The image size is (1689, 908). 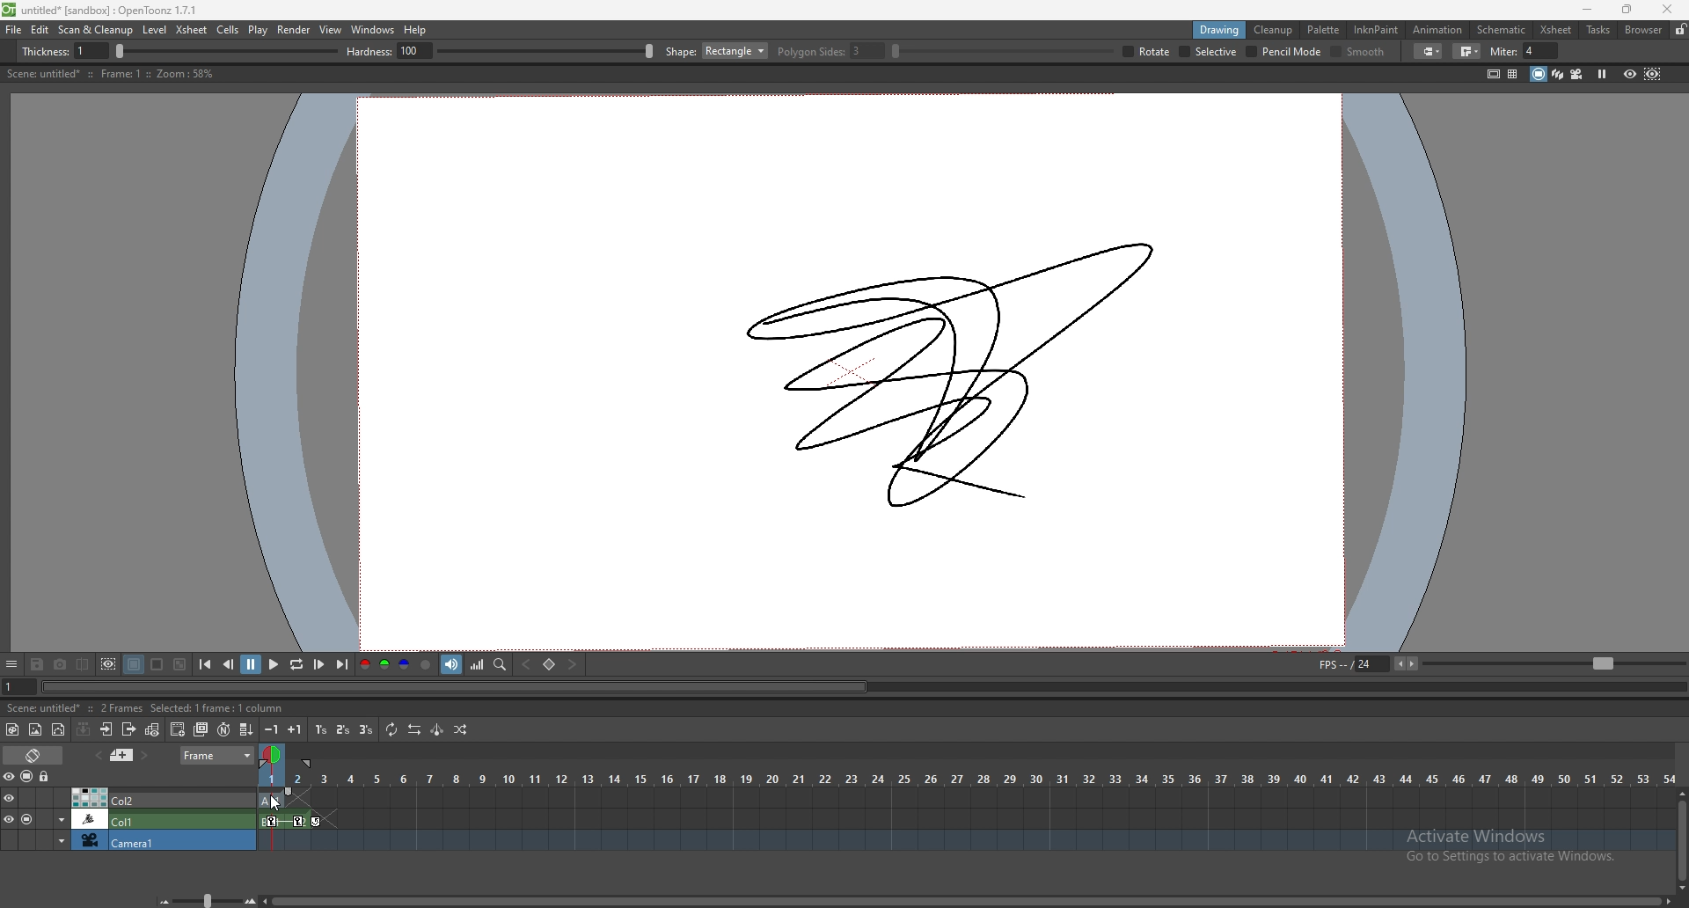 I want to click on preview, so click(x=1630, y=73).